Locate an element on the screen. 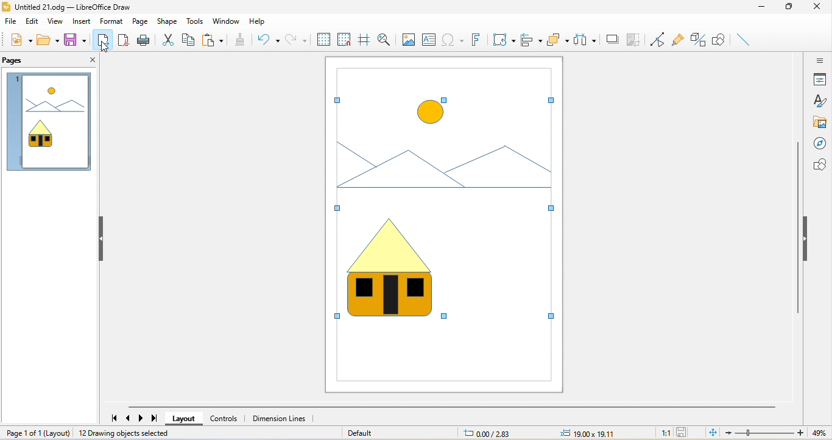 The image size is (832, 440). snap to grid is located at coordinates (345, 39).